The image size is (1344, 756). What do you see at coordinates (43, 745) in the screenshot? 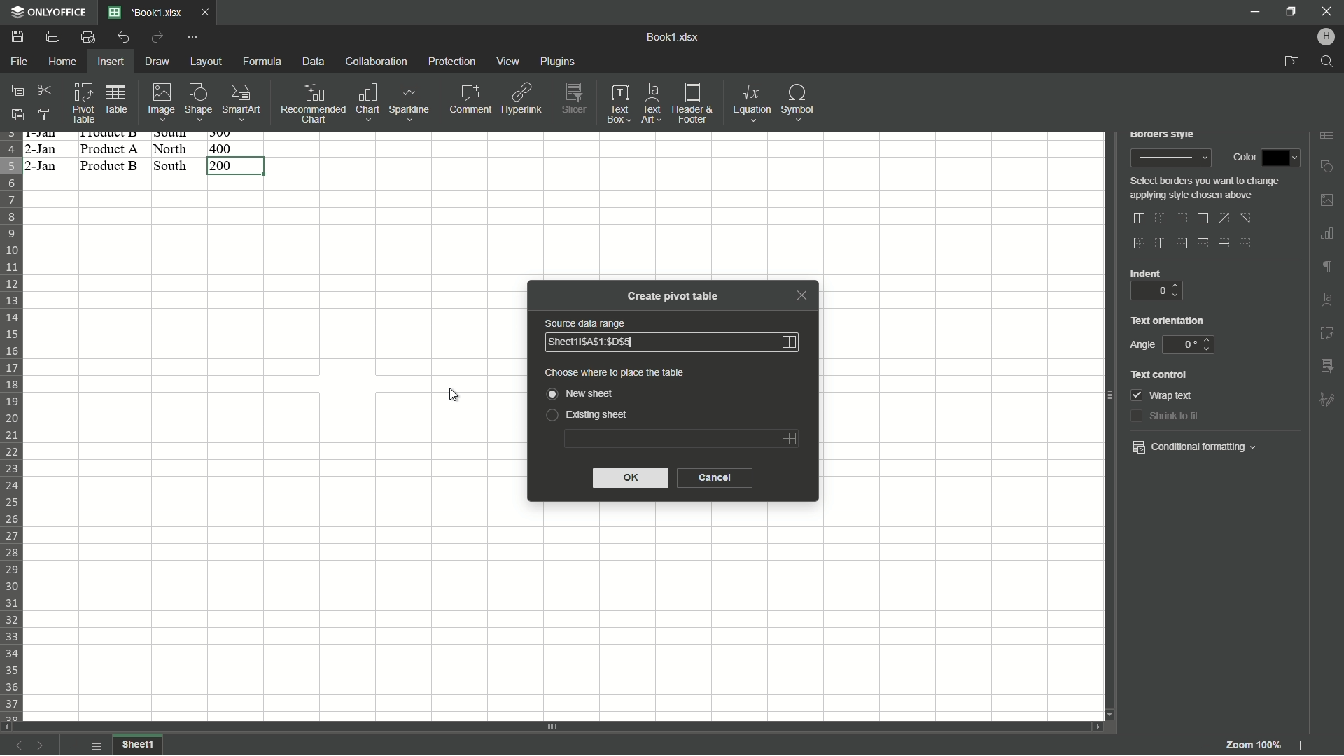
I see `next sheet` at bounding box center [43, 745].